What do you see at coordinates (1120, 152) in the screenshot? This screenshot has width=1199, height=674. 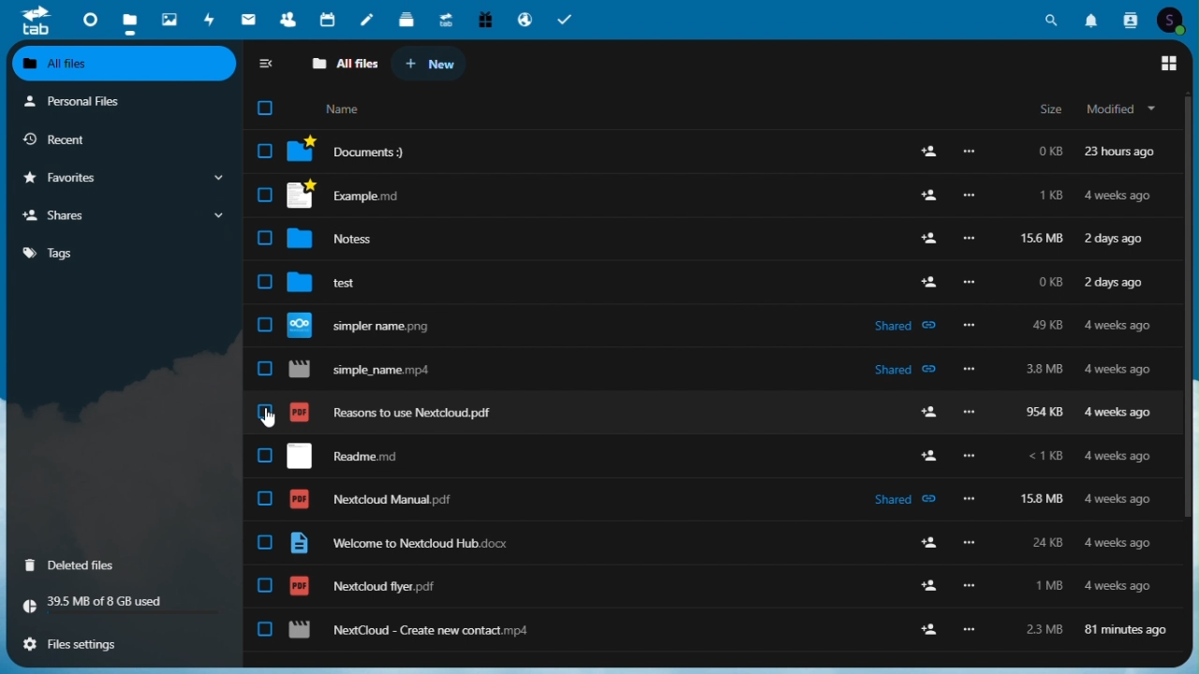 I see `23 hours ago` at bounding box center [1120, 152].